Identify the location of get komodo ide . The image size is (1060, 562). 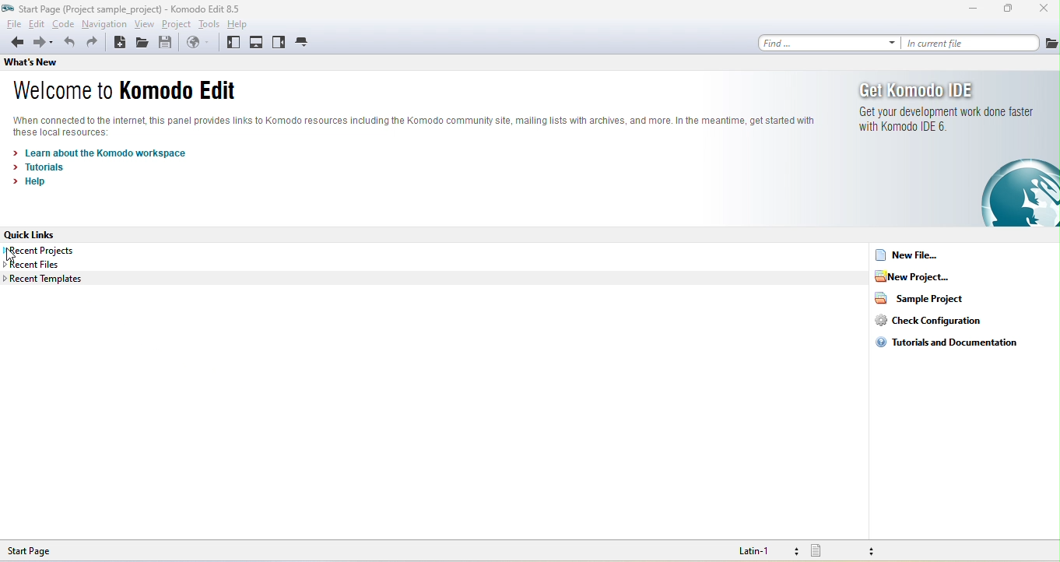
(959, 151).